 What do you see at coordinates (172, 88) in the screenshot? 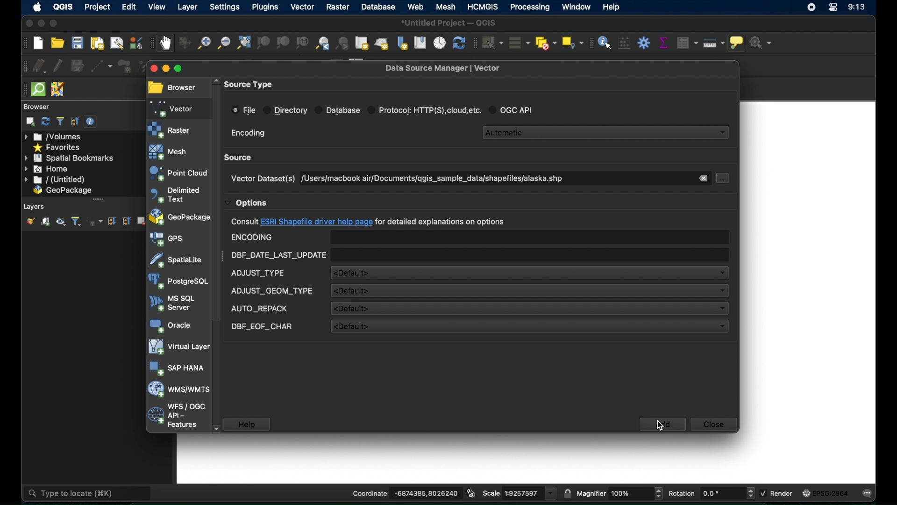
I see `browser` at bounding box center [172, 88].